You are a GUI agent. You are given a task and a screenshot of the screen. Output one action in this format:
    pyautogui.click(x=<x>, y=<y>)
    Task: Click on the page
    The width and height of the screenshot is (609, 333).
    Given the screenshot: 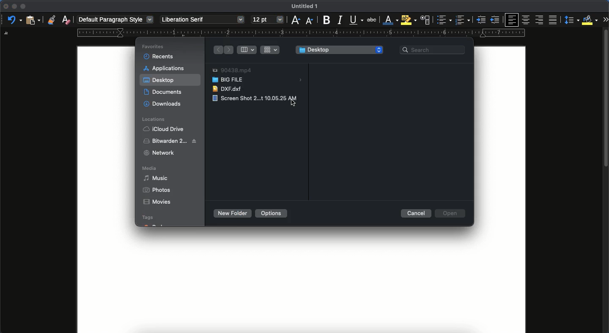 What is the action you would take?
    pyautogui.click(x=301, y=285)
    